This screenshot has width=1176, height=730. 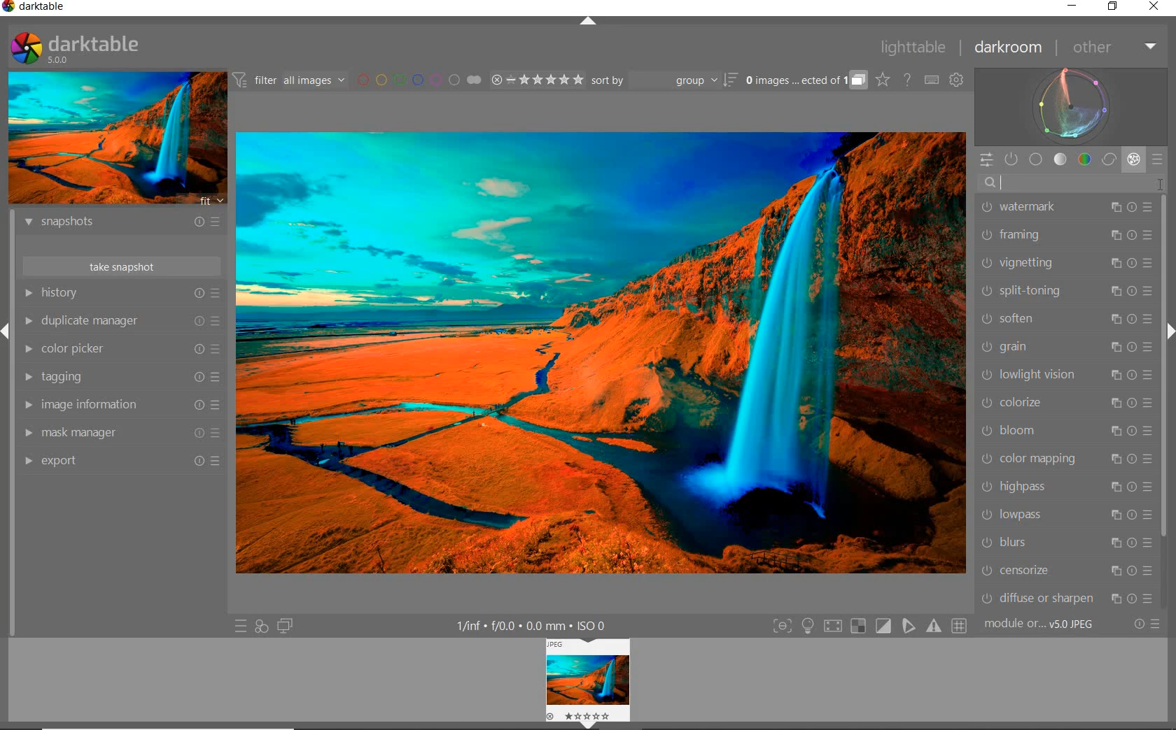 I want to click on effect, so click(x=1131, y=159).